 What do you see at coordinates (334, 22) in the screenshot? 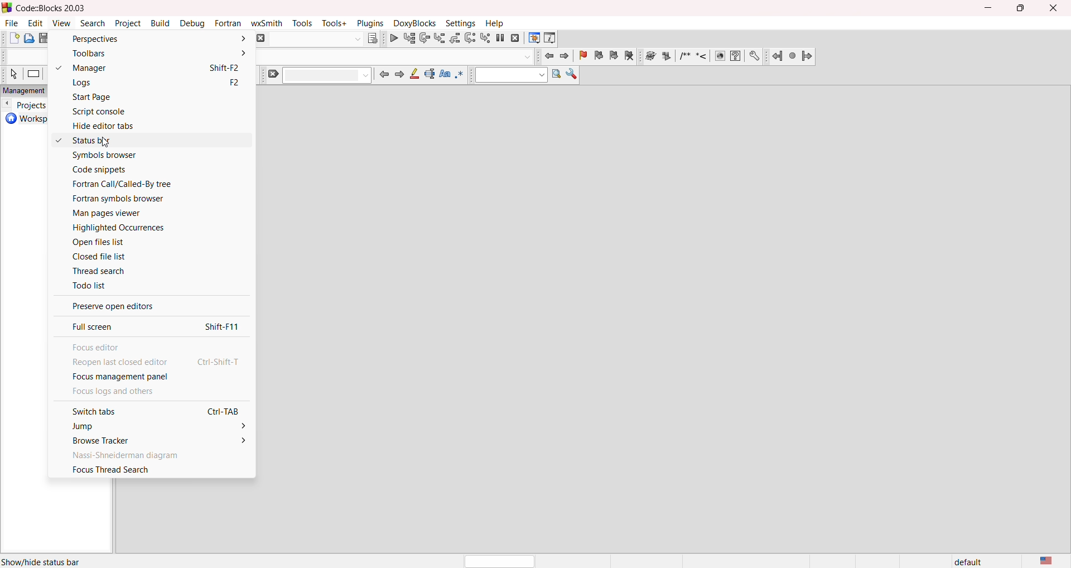
I see `tools+` at bounding box center [334, 22].